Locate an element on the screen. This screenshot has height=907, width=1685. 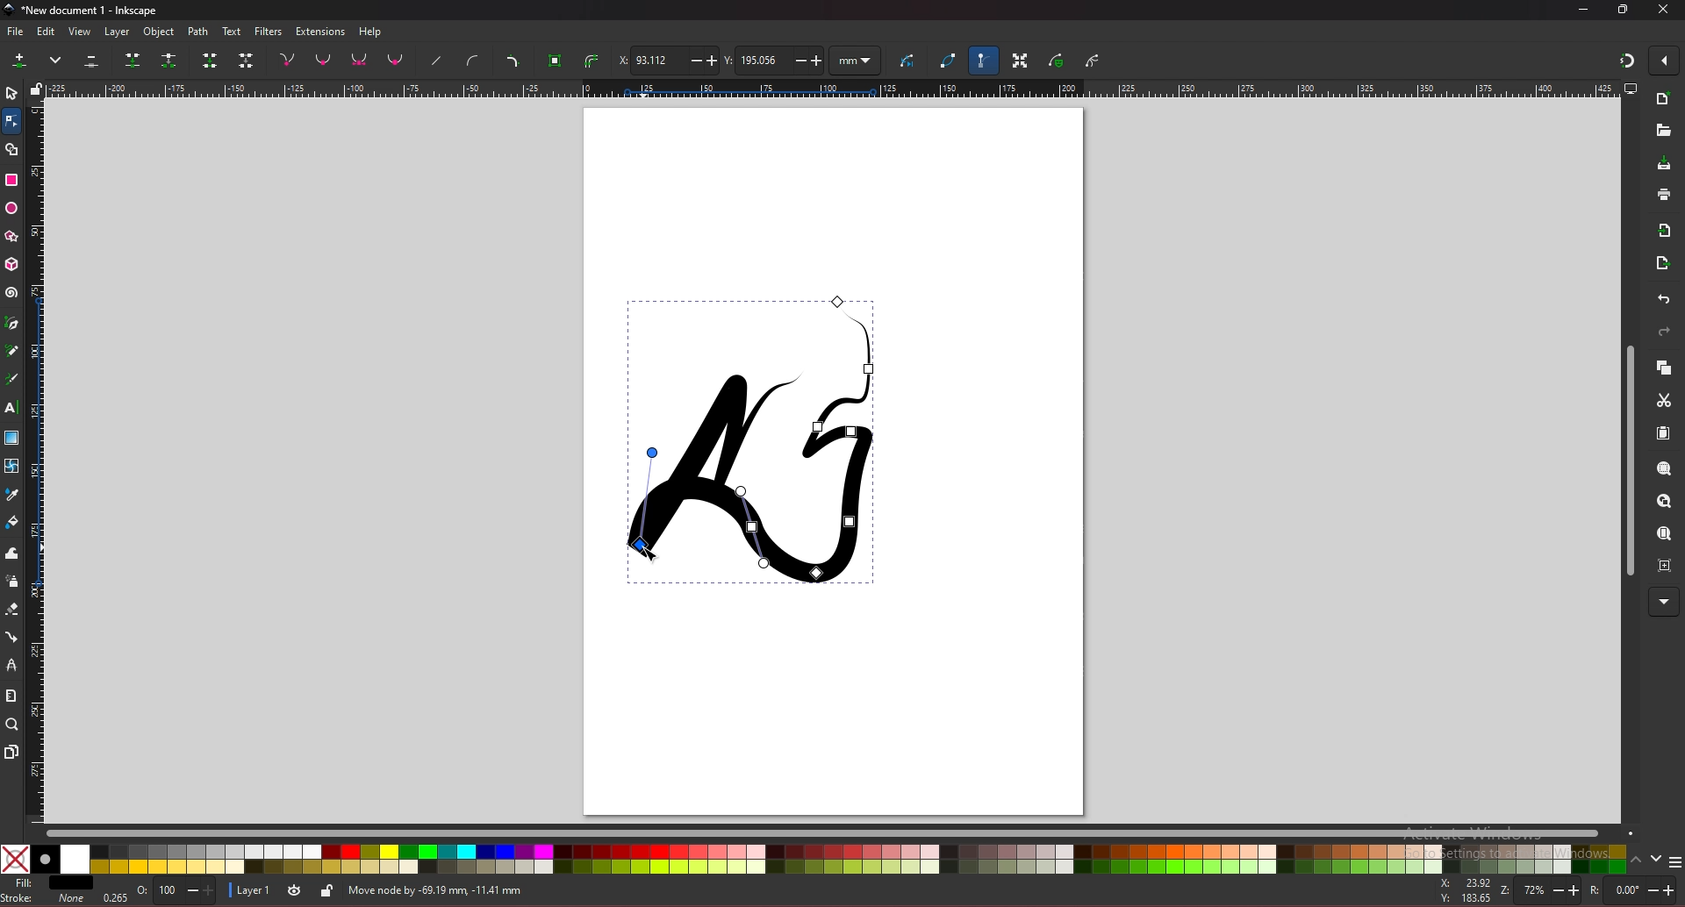
delete selected node is located at coordinates (92, 60).